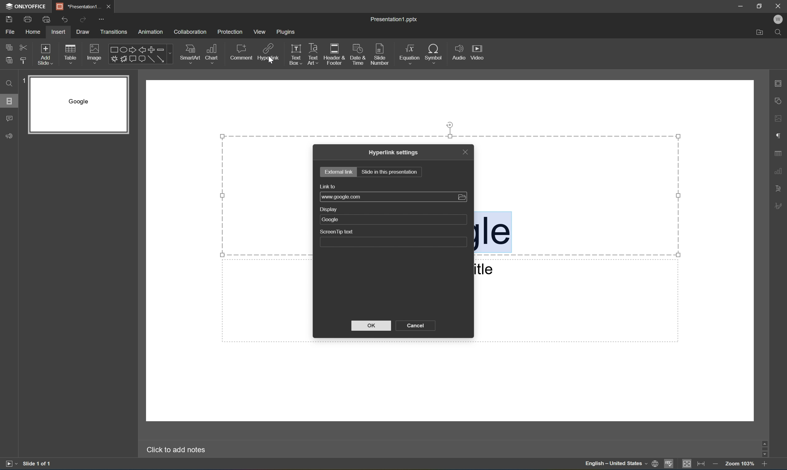 This screenshot has height=470, width=787. What do you see at coordinates (189, 32) in the screenshot?
I see `Collaboration` at bounding box center [189, 32].